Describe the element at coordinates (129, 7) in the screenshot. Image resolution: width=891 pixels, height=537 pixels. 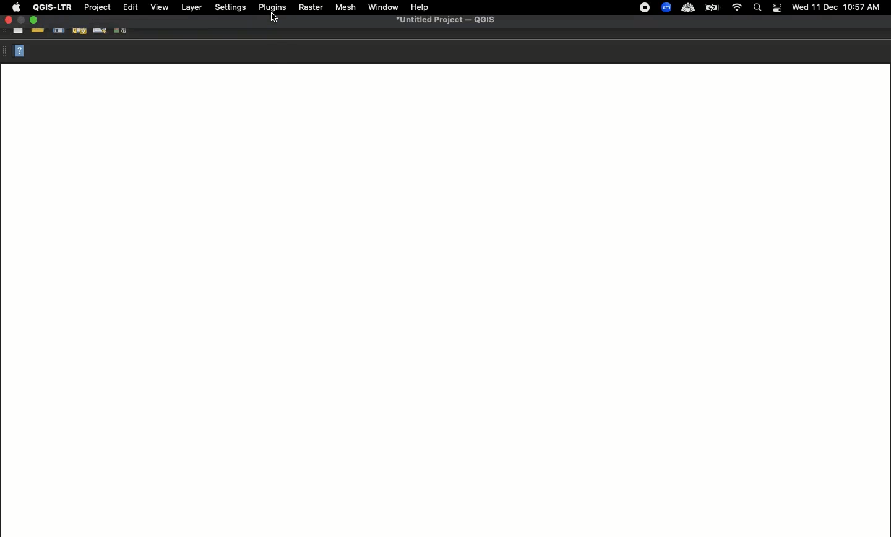
I see `Edit` at that location.